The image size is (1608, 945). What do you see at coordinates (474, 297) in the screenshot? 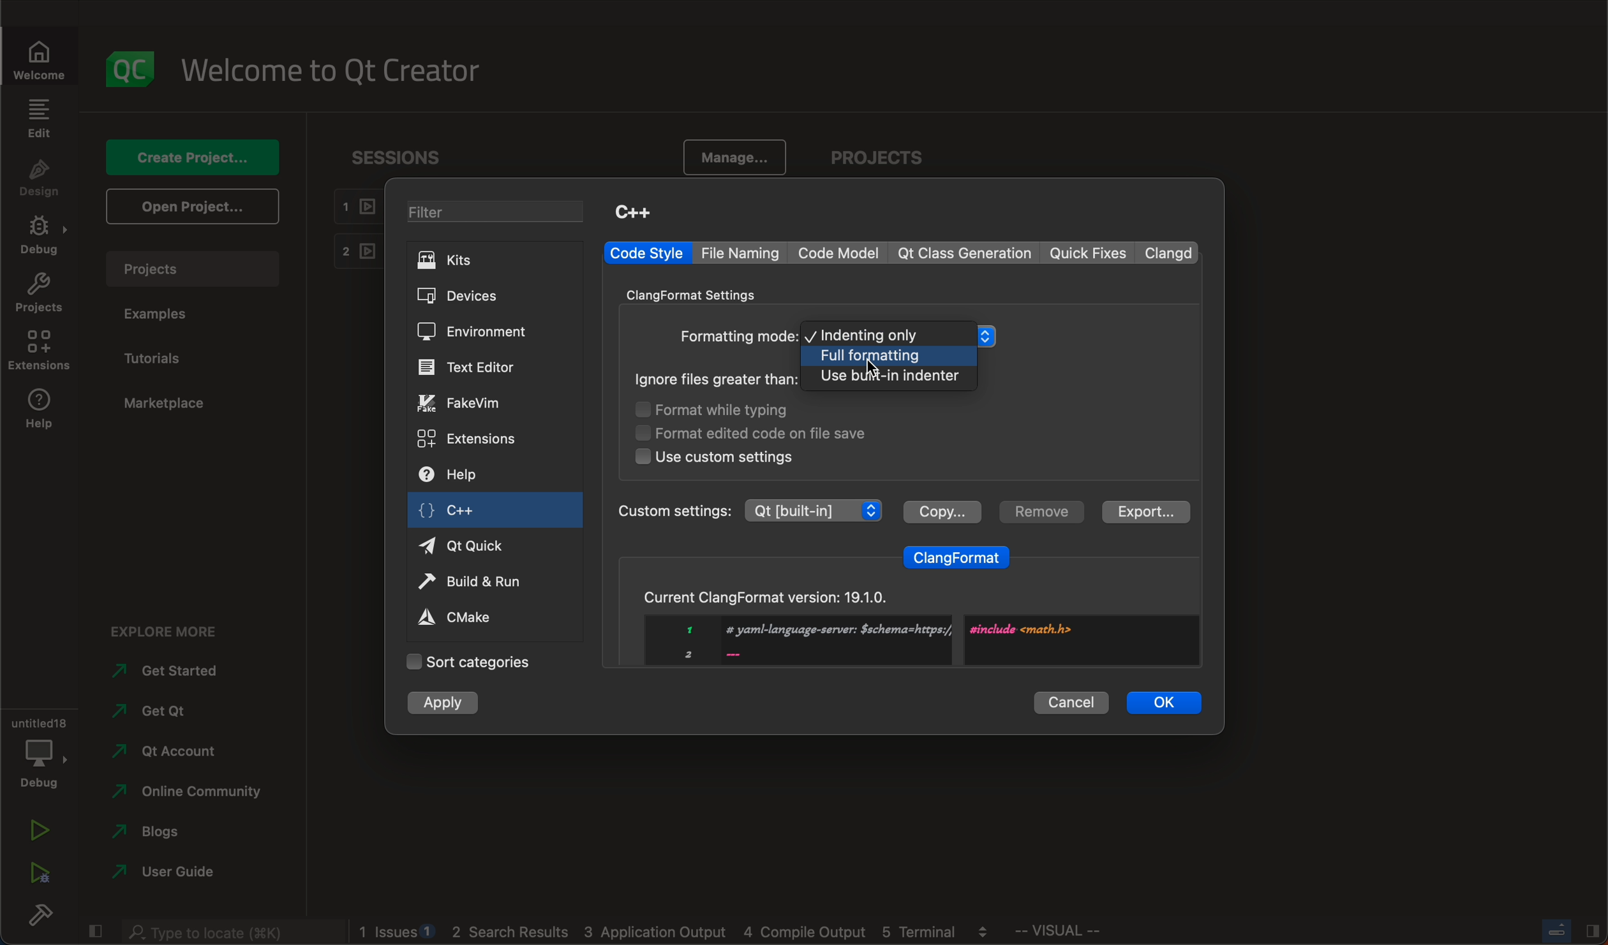
I see `devices` at bounding box center [474, 297].